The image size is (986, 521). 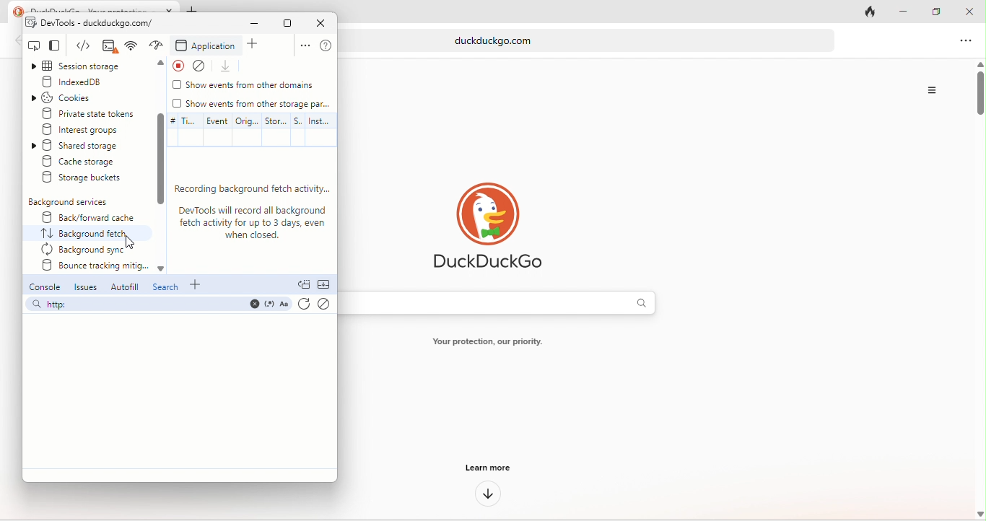 What do you see at coordinates (87, 250) in the screenshot?
I see `background sync` at bounding box center [87, 250].